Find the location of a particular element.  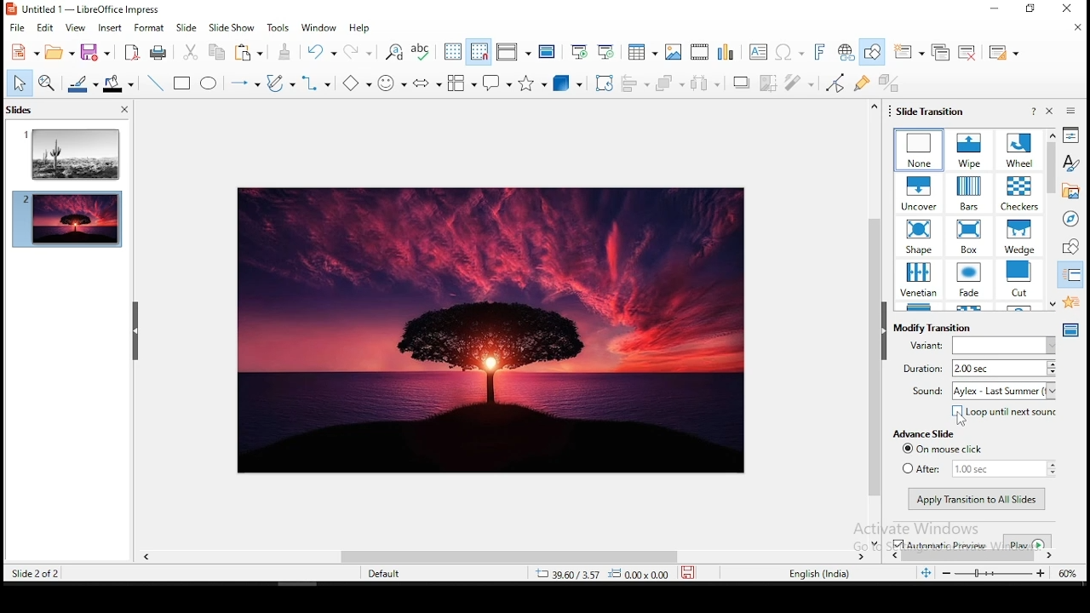

fit to width is located at coordinates (925, 575).